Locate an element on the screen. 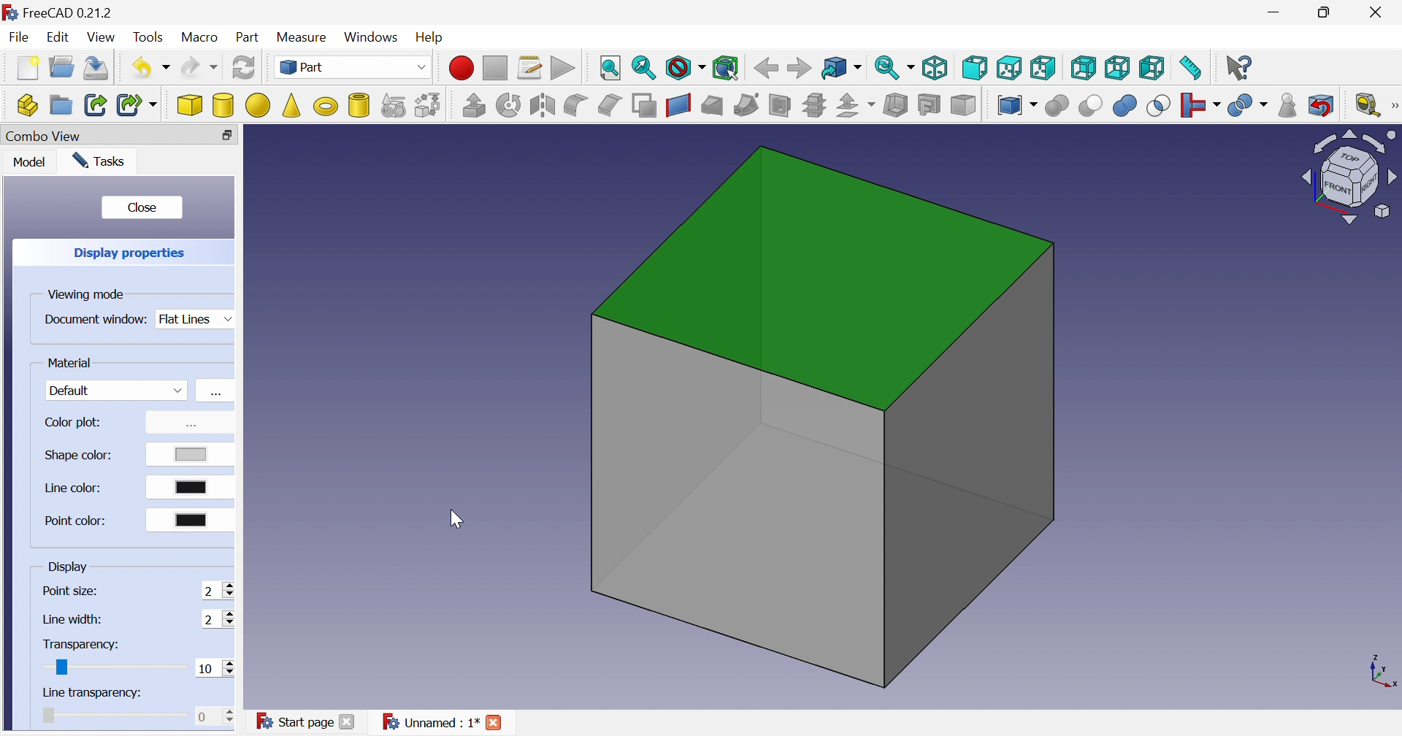 The height and width of the screenshot is (736, 1402). Check geometry is located at coordinates (1288, 106).